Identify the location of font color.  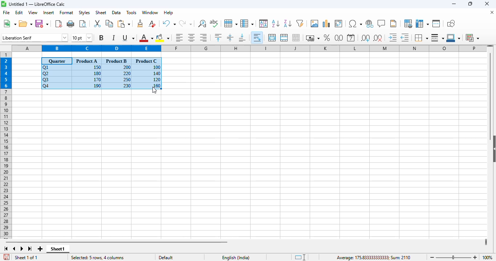
(146, 38).